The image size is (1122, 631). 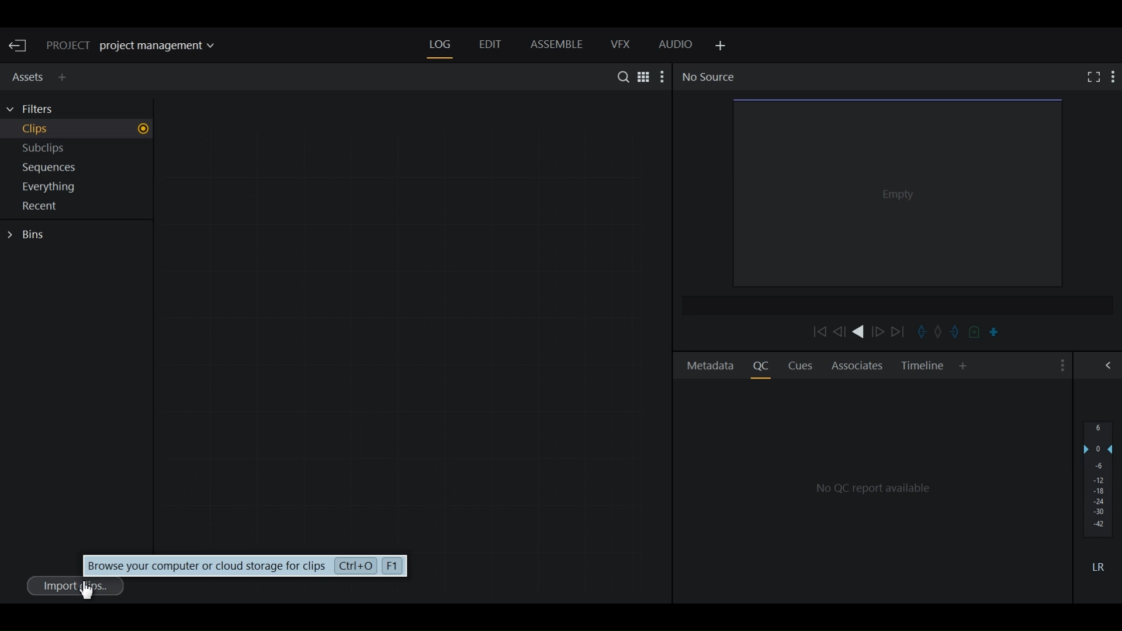 I want to click on Show sequences in current project, so click(x=79, y=169).